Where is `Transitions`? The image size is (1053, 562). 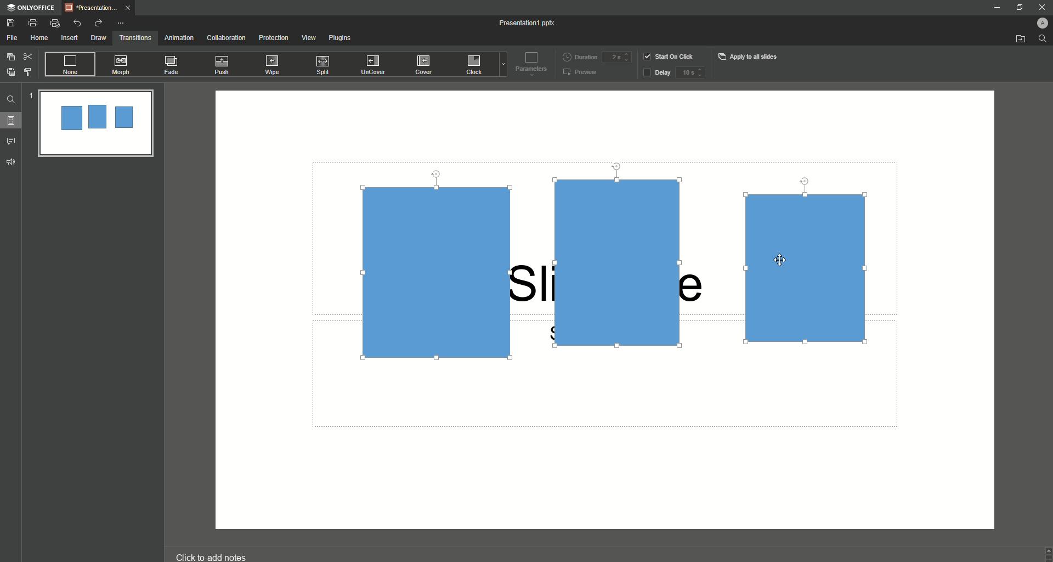 Transitions is located at coordinates (135, 37).